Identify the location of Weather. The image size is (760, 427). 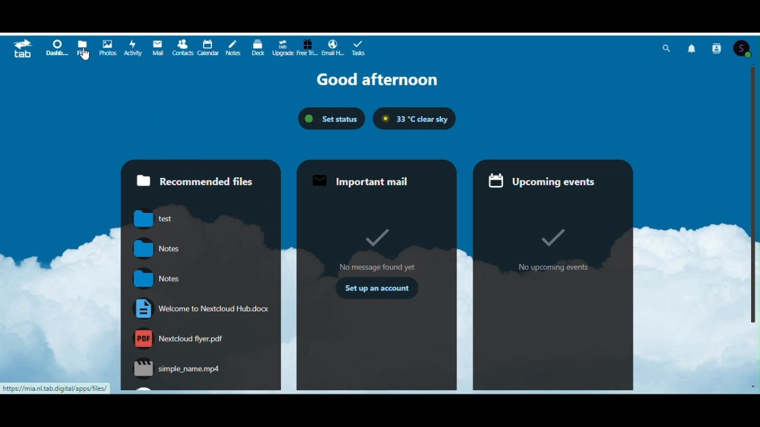
(416, 119).